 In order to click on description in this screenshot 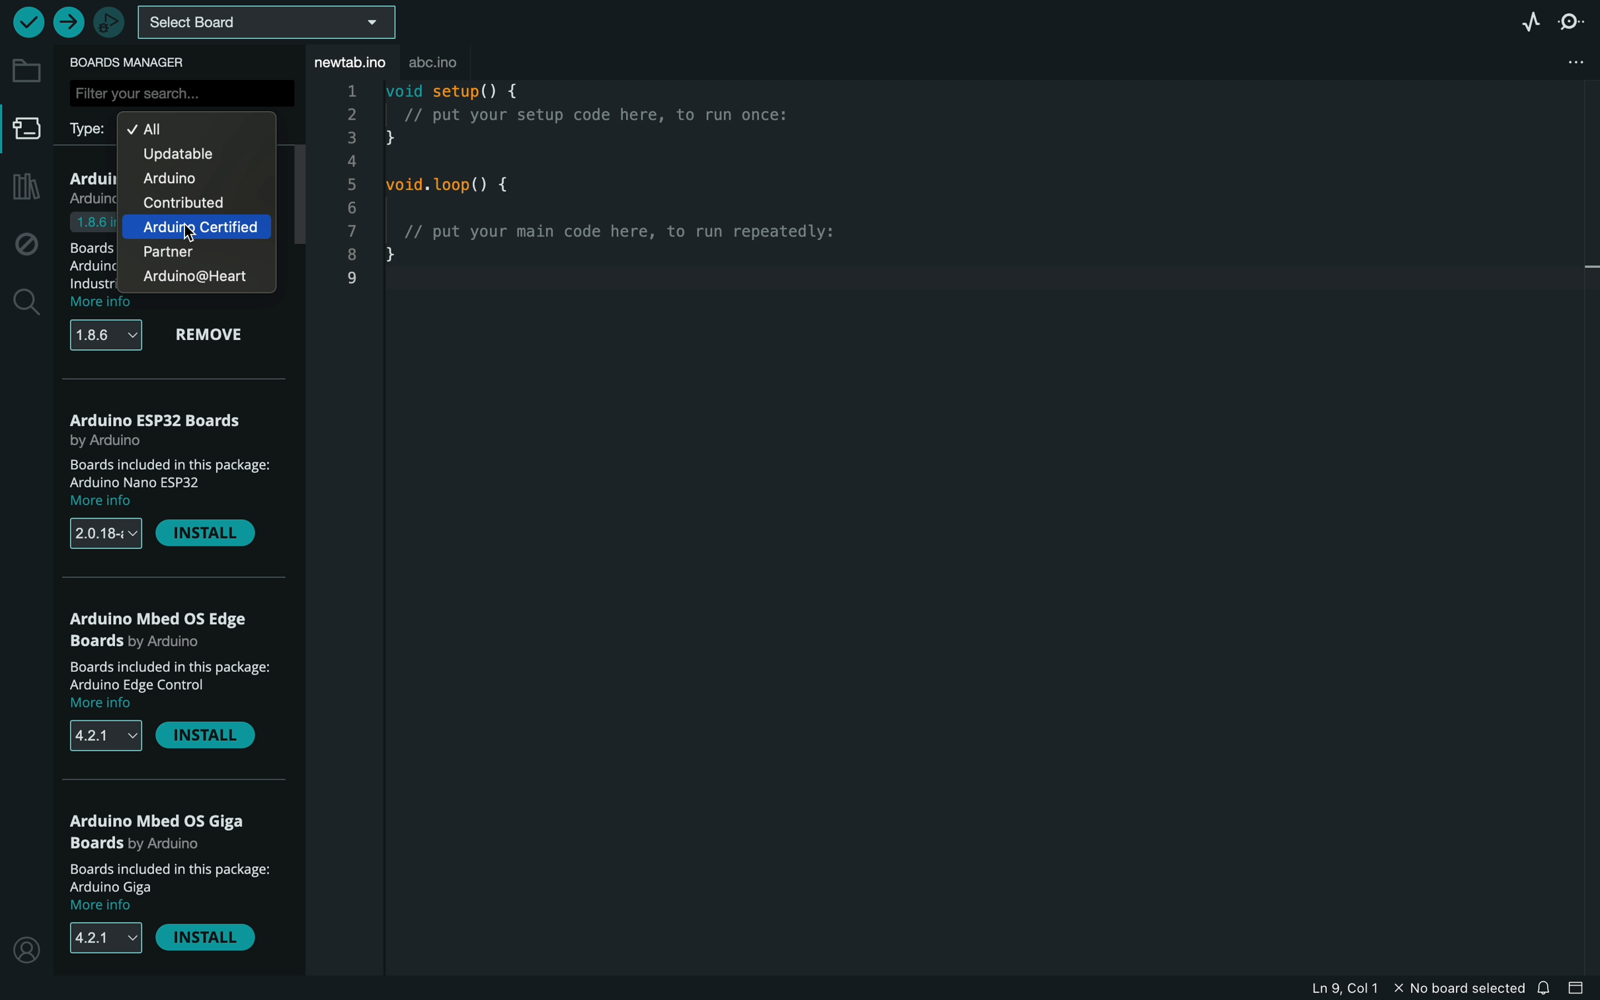, I will do `click(180, 481)`.